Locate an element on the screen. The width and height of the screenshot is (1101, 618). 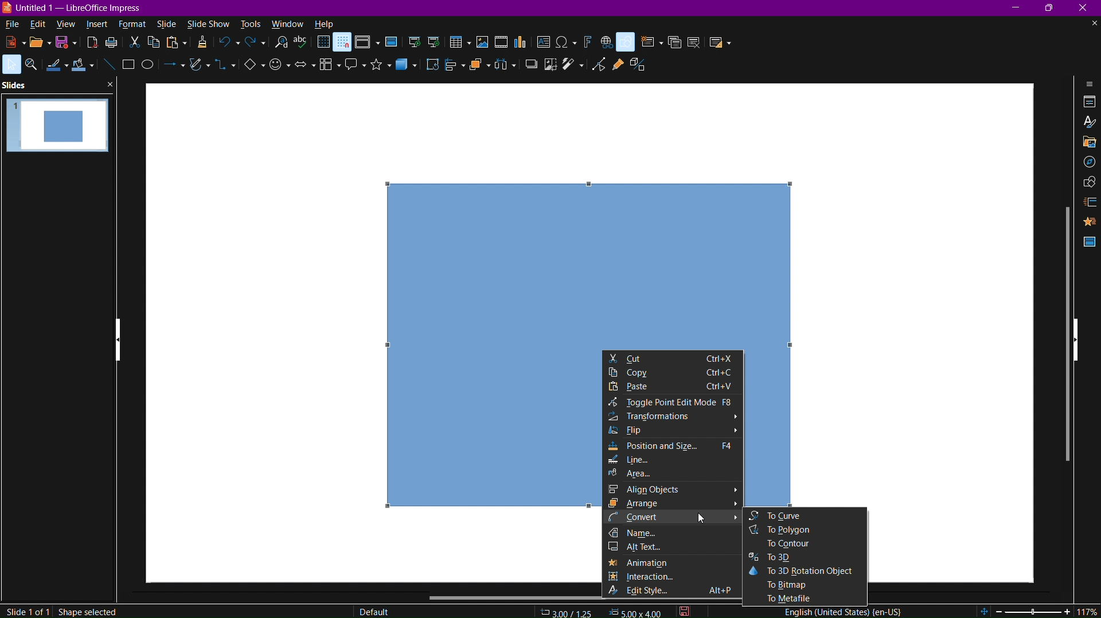
Fill Color is located at coordinates (85, 67).